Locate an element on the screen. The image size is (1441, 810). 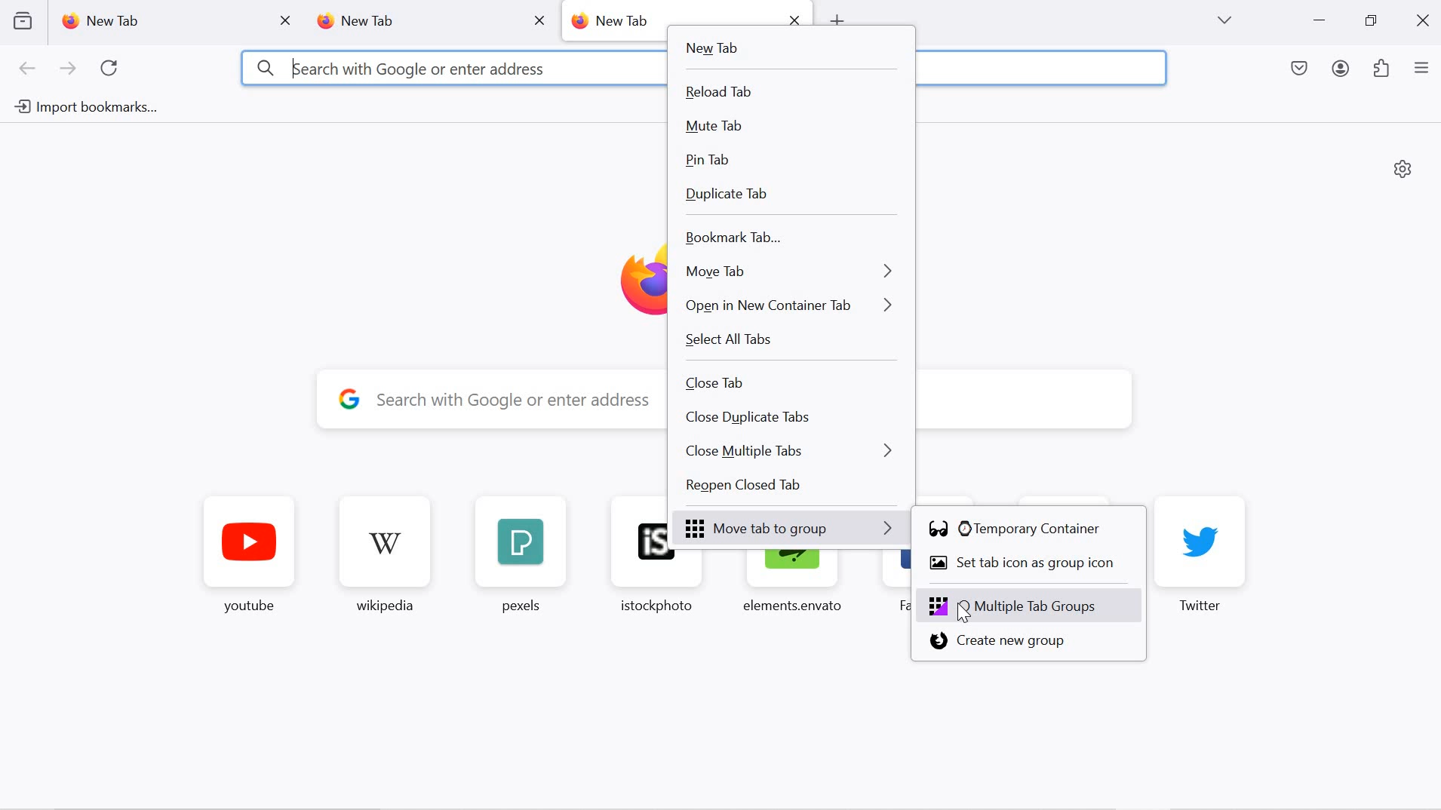
pin tab is located at coordinates (784, 164).